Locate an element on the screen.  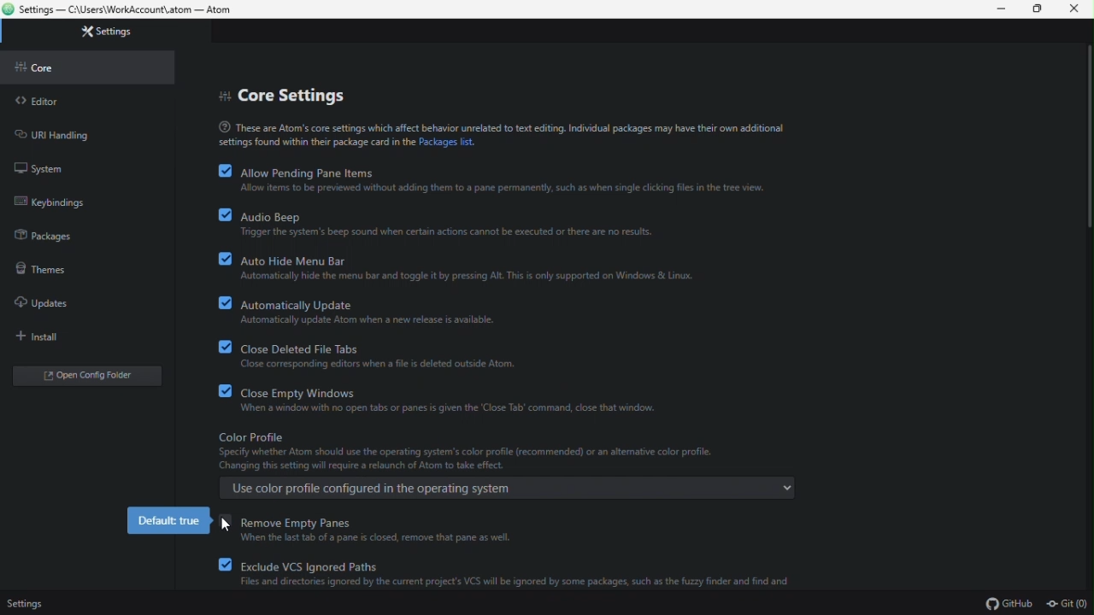
system is located at coordinates (41, 167).